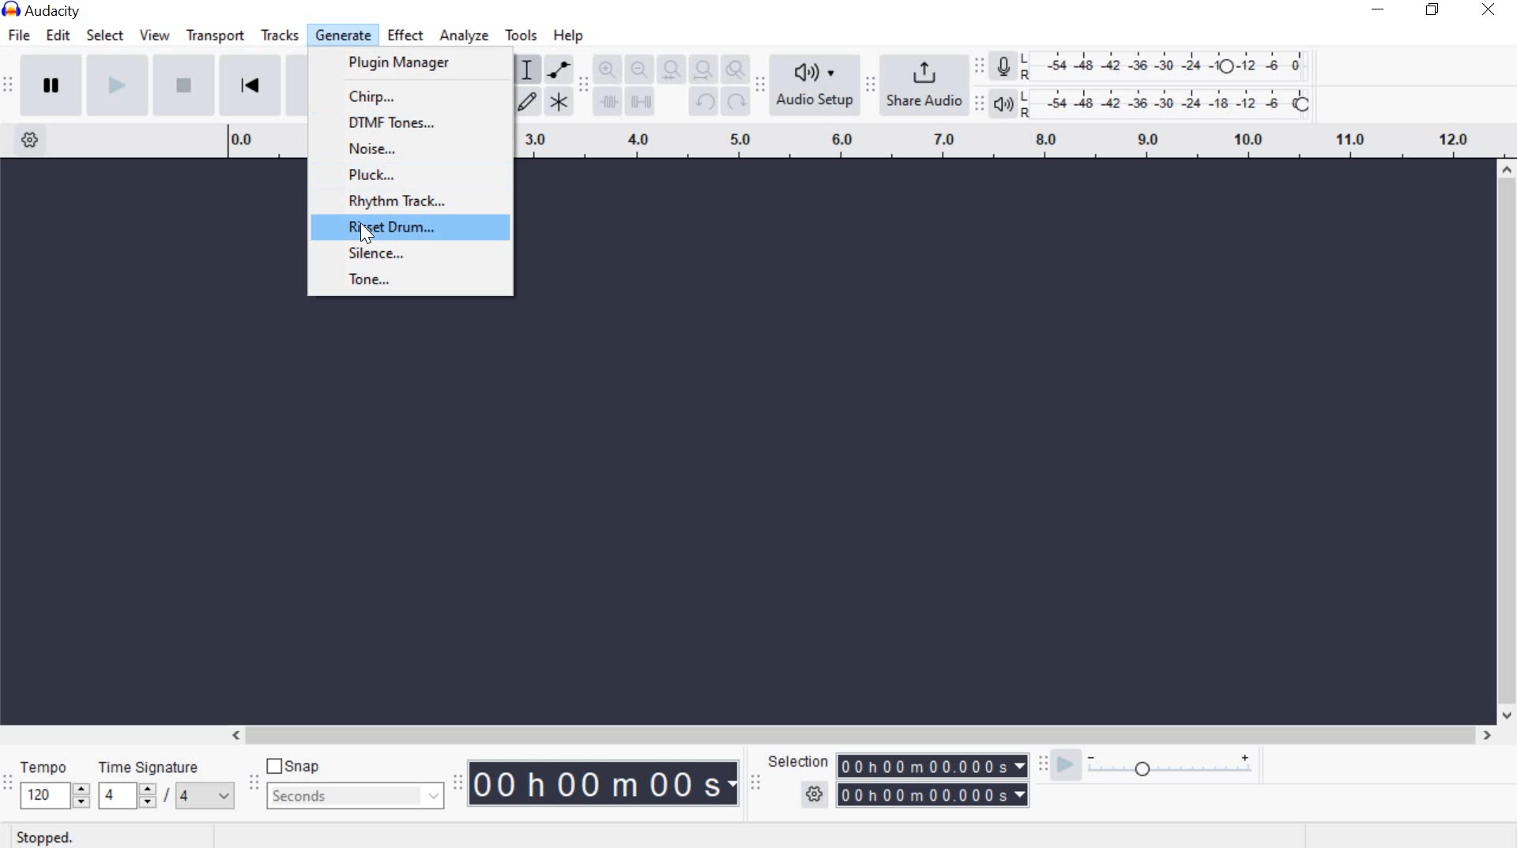 The height and width of the screenshot is (848, 1517). I want to click on Snapping toolbar, so click(258, 784).